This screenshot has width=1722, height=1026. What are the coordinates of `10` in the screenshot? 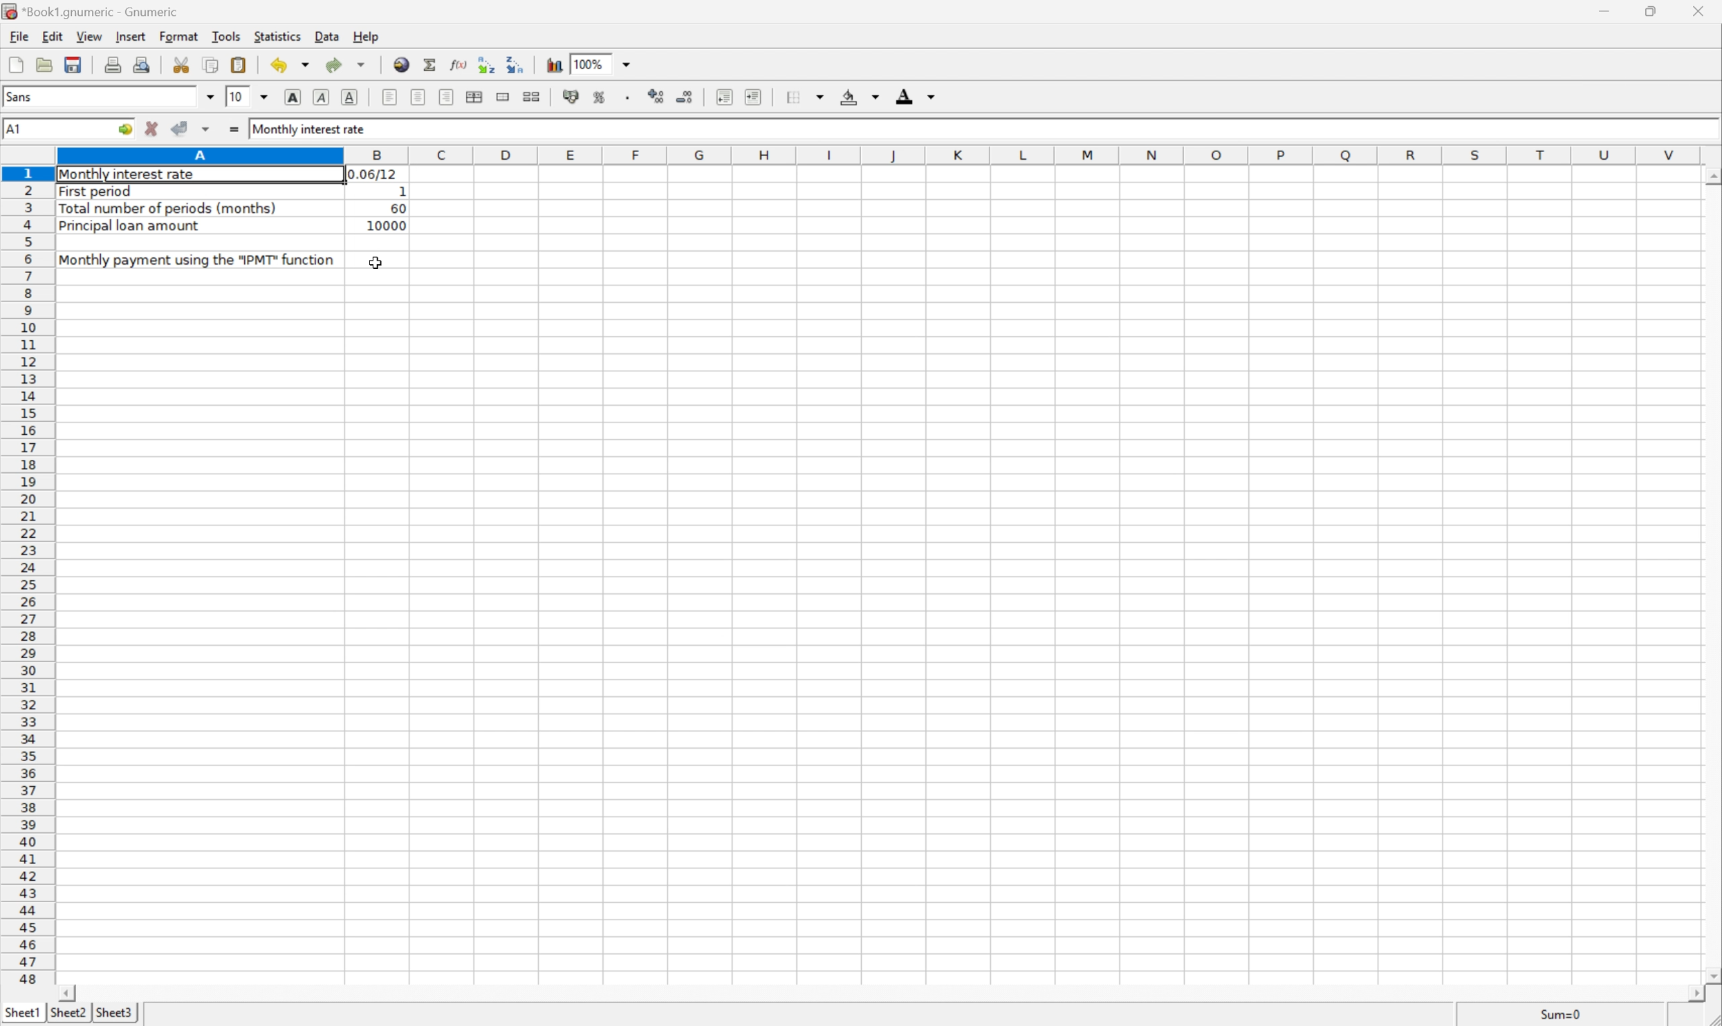 It's located at (236, 97).